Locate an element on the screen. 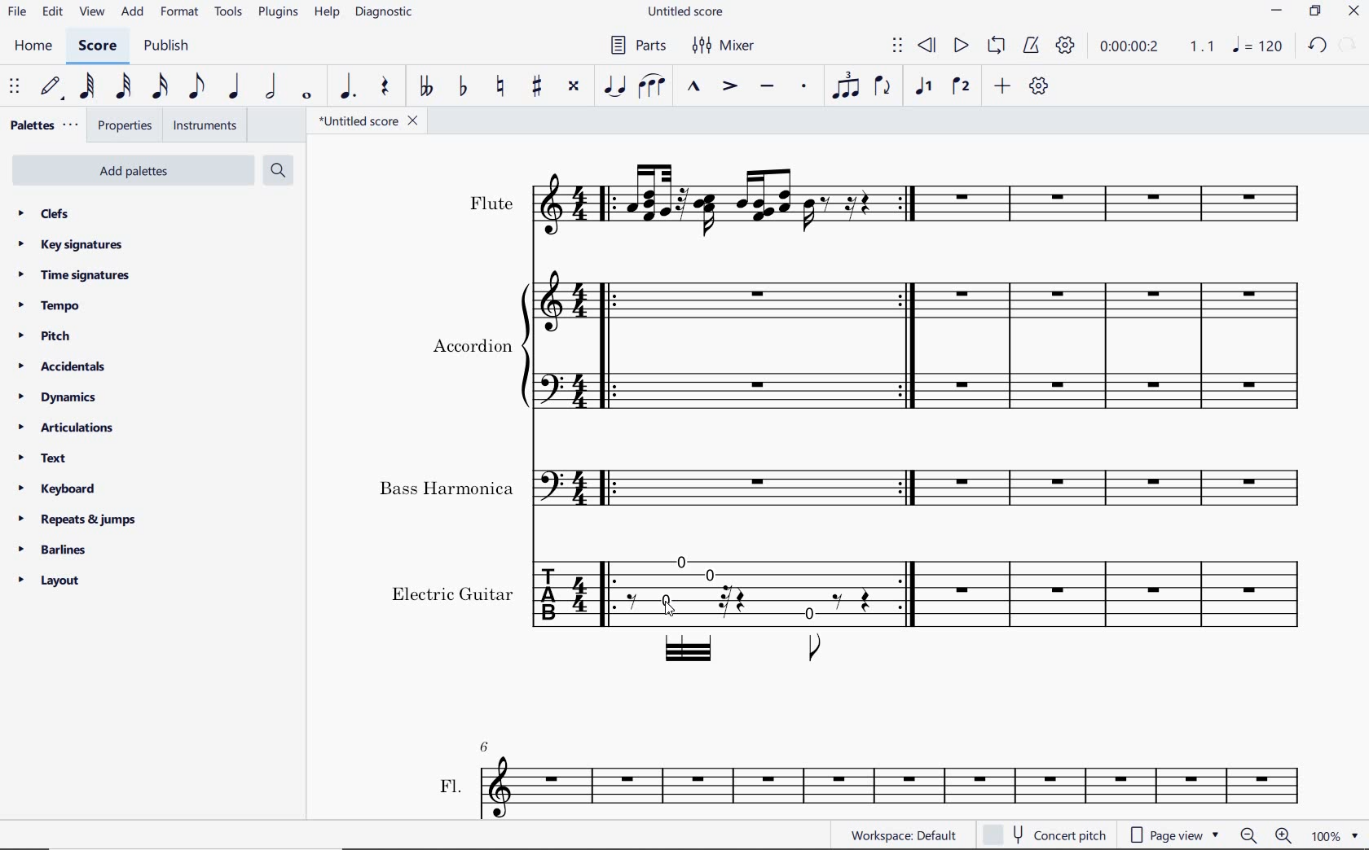 Image resolution: width=1369 pixels, height=850 pixels. toggle flat is located at coordinates (462, 87).